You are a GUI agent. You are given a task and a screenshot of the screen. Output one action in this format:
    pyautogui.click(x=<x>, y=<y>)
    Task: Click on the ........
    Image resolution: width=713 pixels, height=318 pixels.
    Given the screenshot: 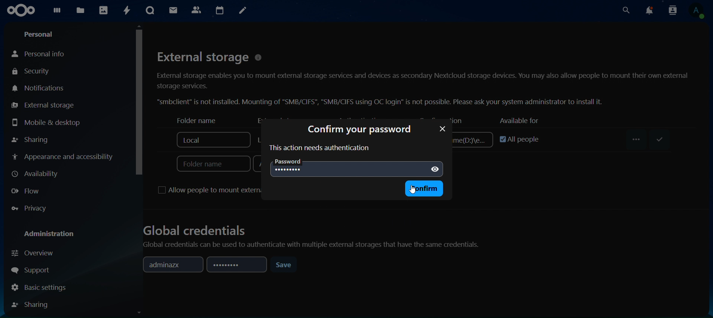 What is the action you would take?
    pyautogui.click(x=290, y=168)
    